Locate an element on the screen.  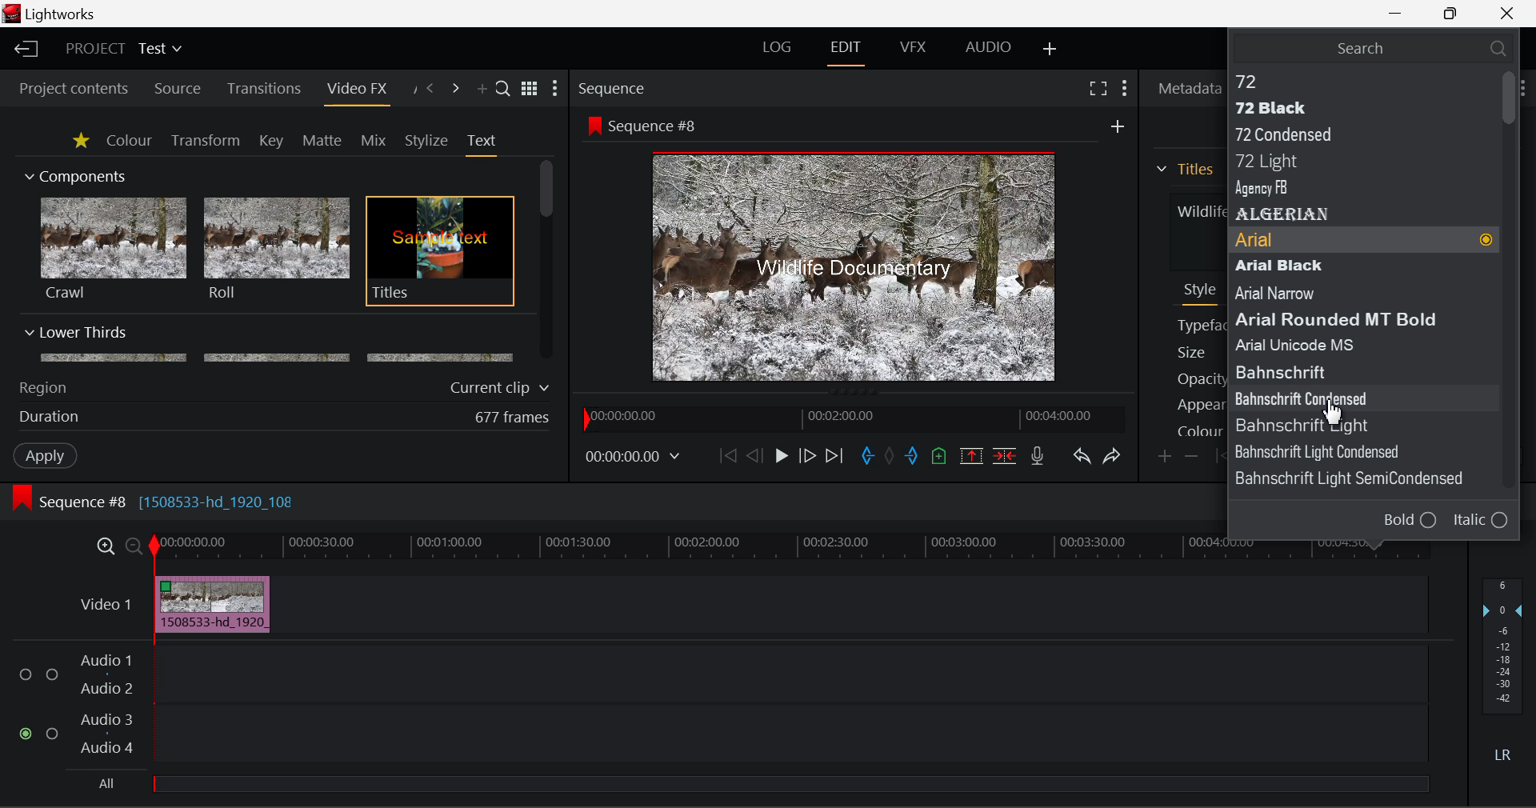
ALGERIAN is located at coordinates (1352, 214).